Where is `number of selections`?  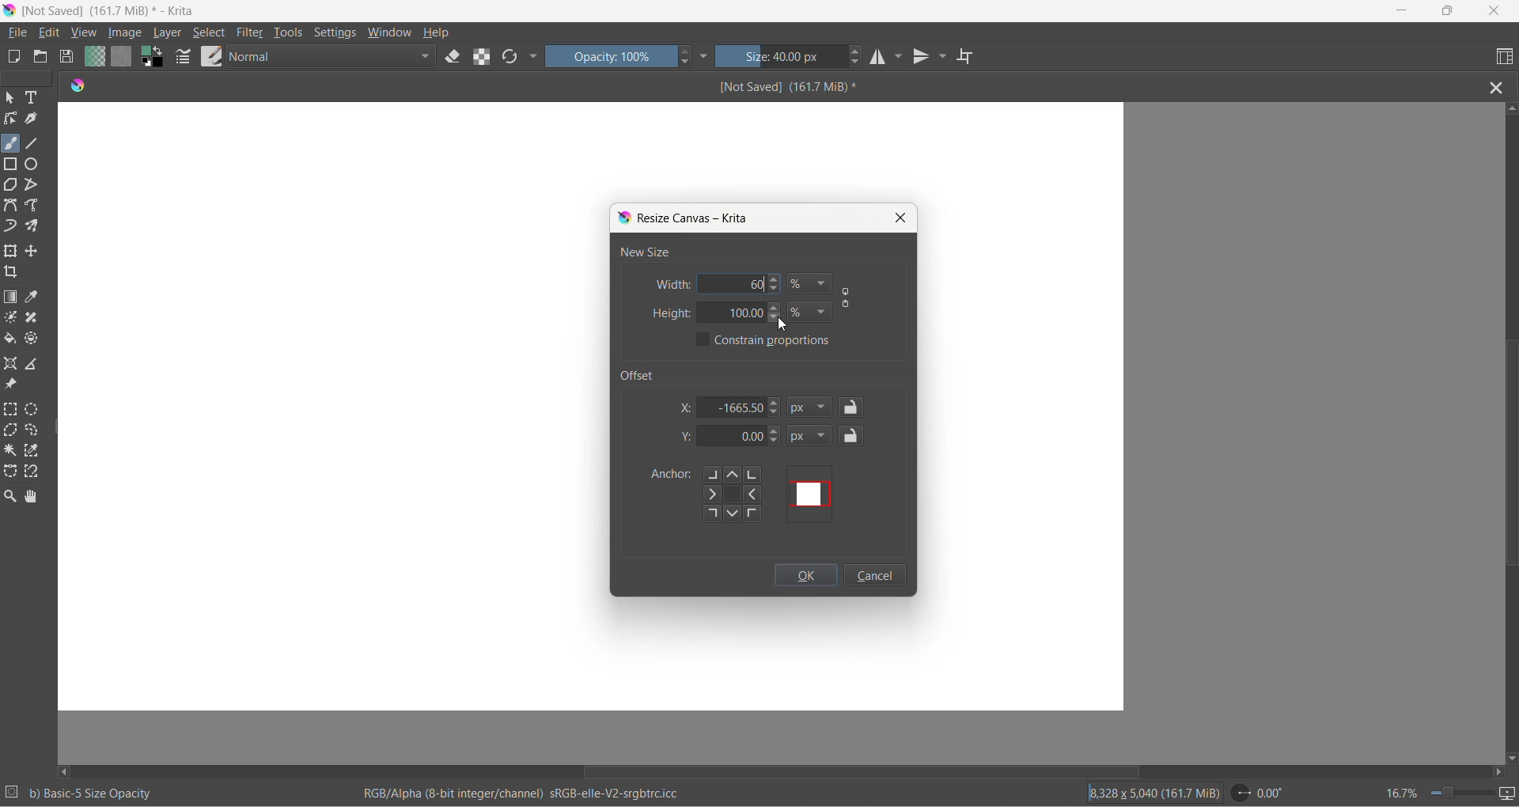
number of selections is located at coordinates (12, 794).